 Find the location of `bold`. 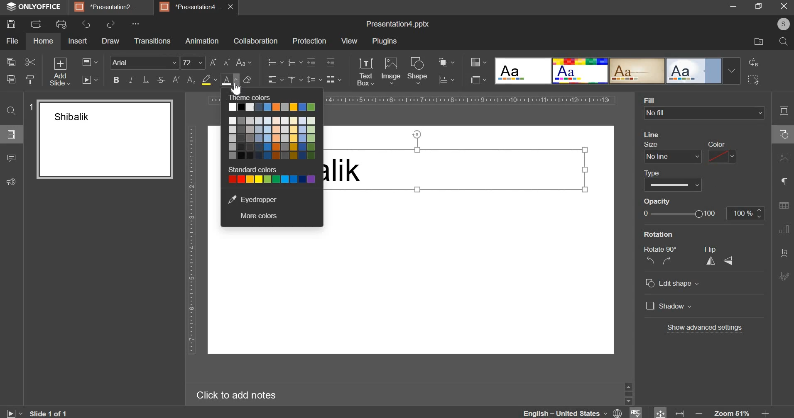

bold is located at coordinates (116, 80).